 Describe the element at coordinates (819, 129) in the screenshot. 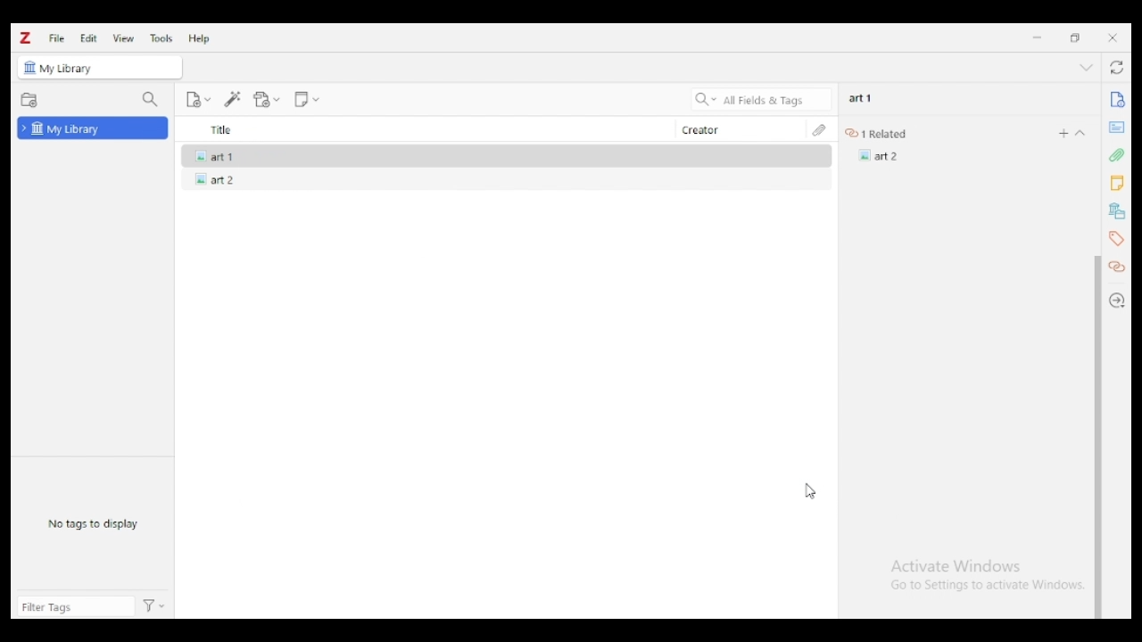

I see `attachments` at that location.